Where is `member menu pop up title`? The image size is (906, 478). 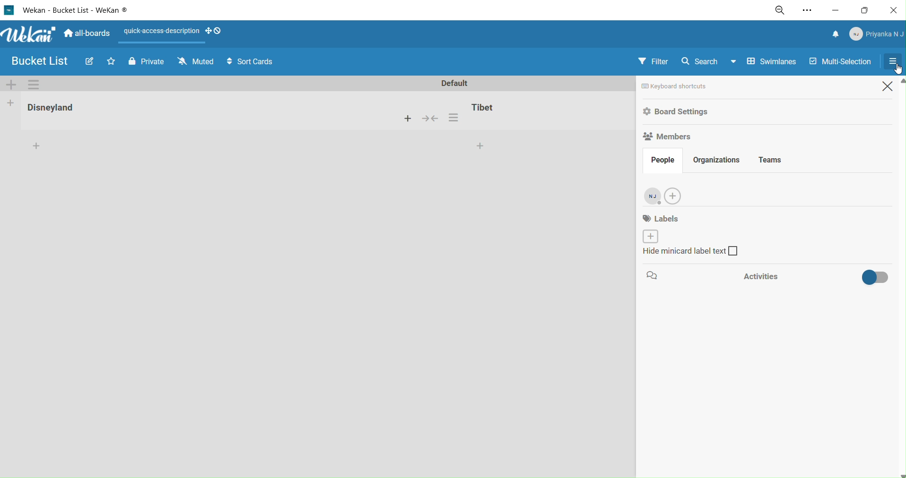 member menu pop up title is located at coordinates (877, 34).